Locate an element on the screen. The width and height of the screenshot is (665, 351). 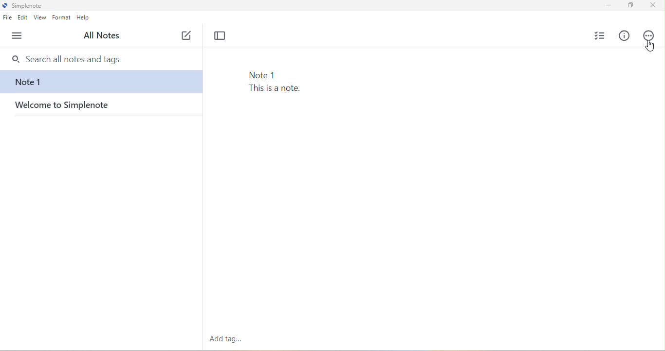
close is located at coordinates (652, 6).